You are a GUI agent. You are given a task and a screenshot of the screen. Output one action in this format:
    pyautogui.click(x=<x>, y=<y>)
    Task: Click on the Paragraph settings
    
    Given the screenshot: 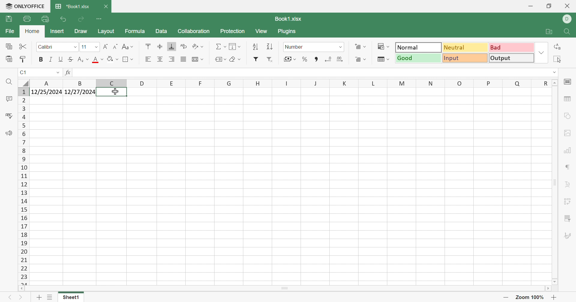 What is the action you would take?
    pyautogui.click(x=567, y=169)
    